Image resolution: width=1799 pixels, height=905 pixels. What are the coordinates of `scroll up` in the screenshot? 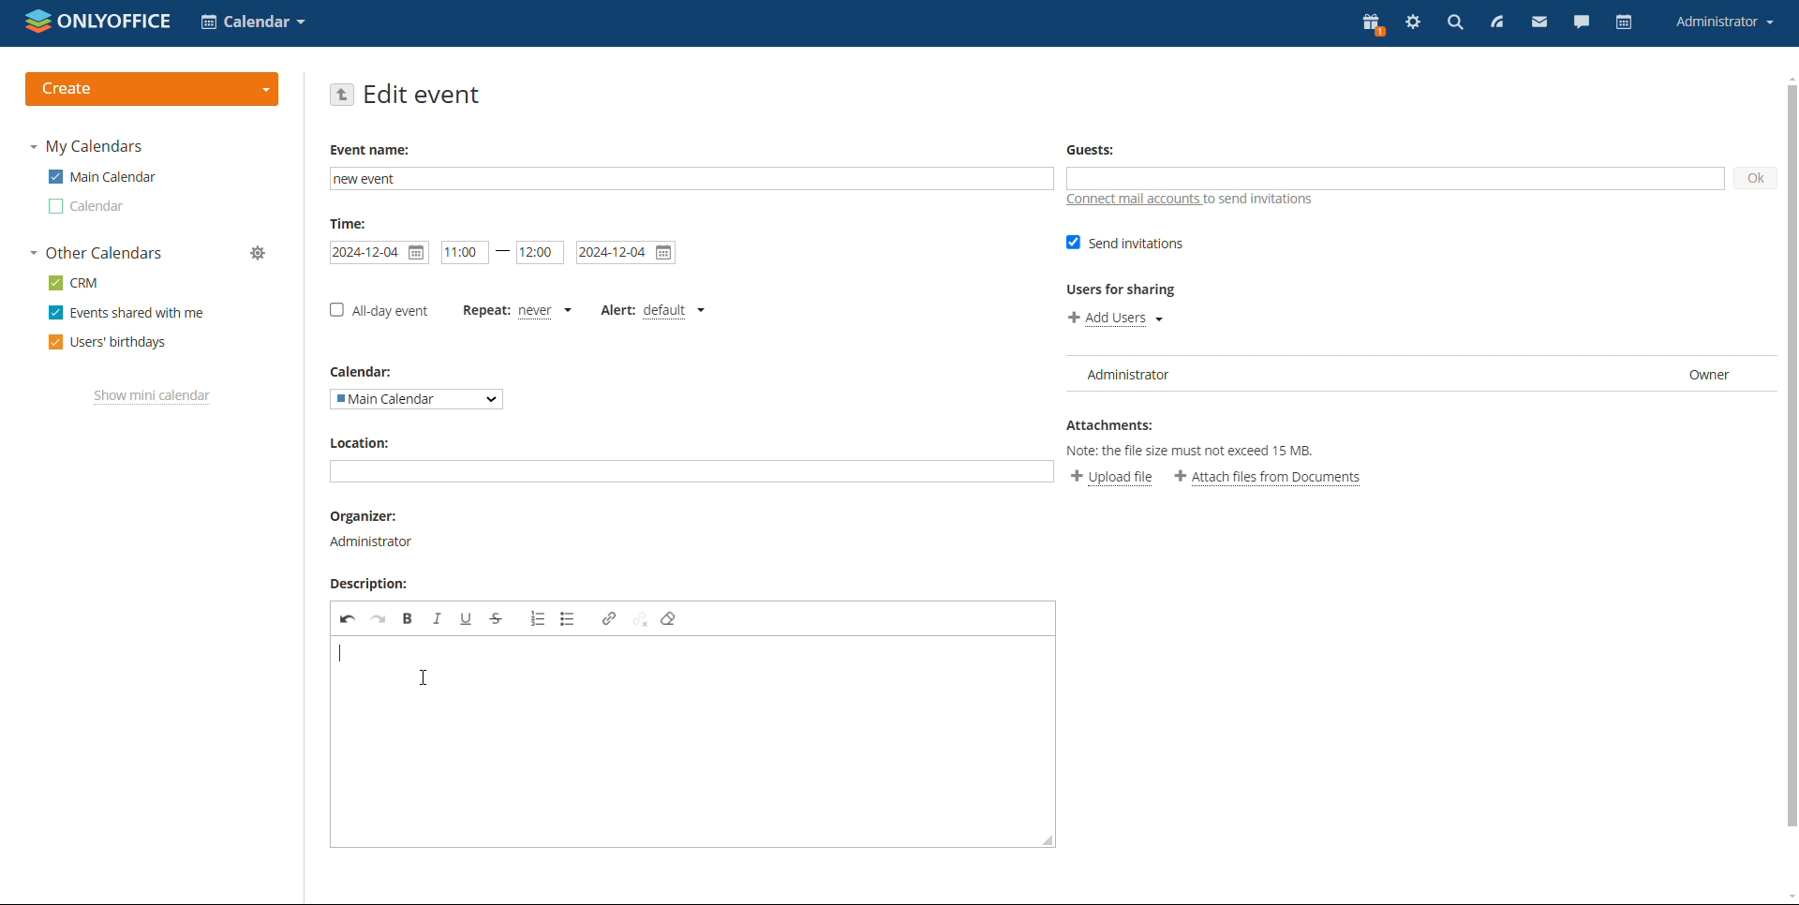 It's located at (1788, 78).